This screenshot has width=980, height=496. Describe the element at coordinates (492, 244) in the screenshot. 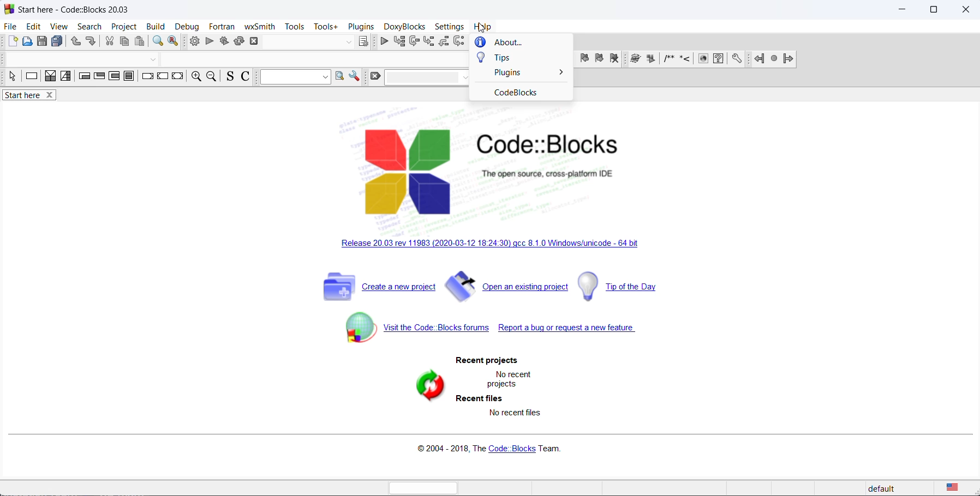

I see `new release` at that location.